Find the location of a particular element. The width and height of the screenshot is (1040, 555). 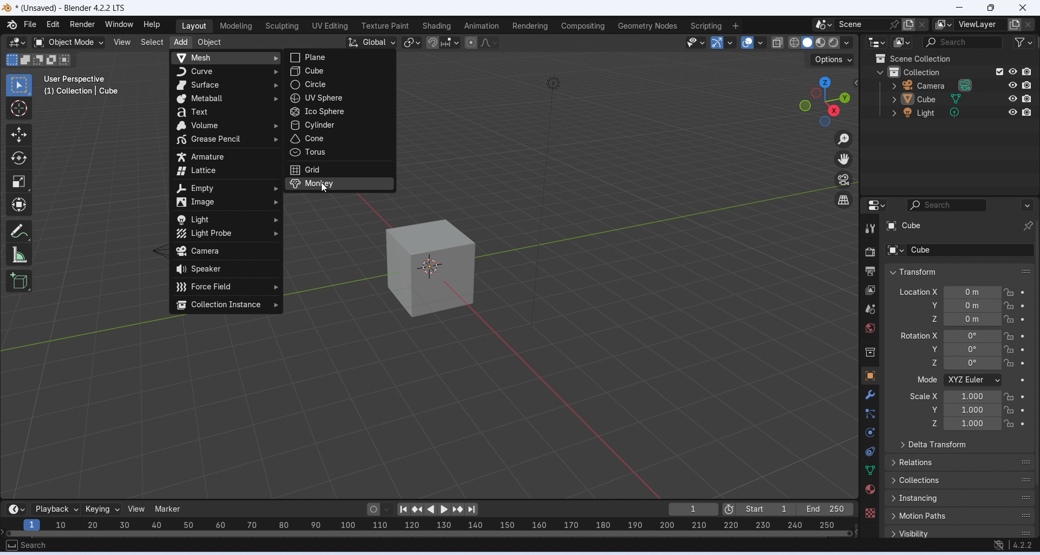

z is located at coordinates (927, 362).